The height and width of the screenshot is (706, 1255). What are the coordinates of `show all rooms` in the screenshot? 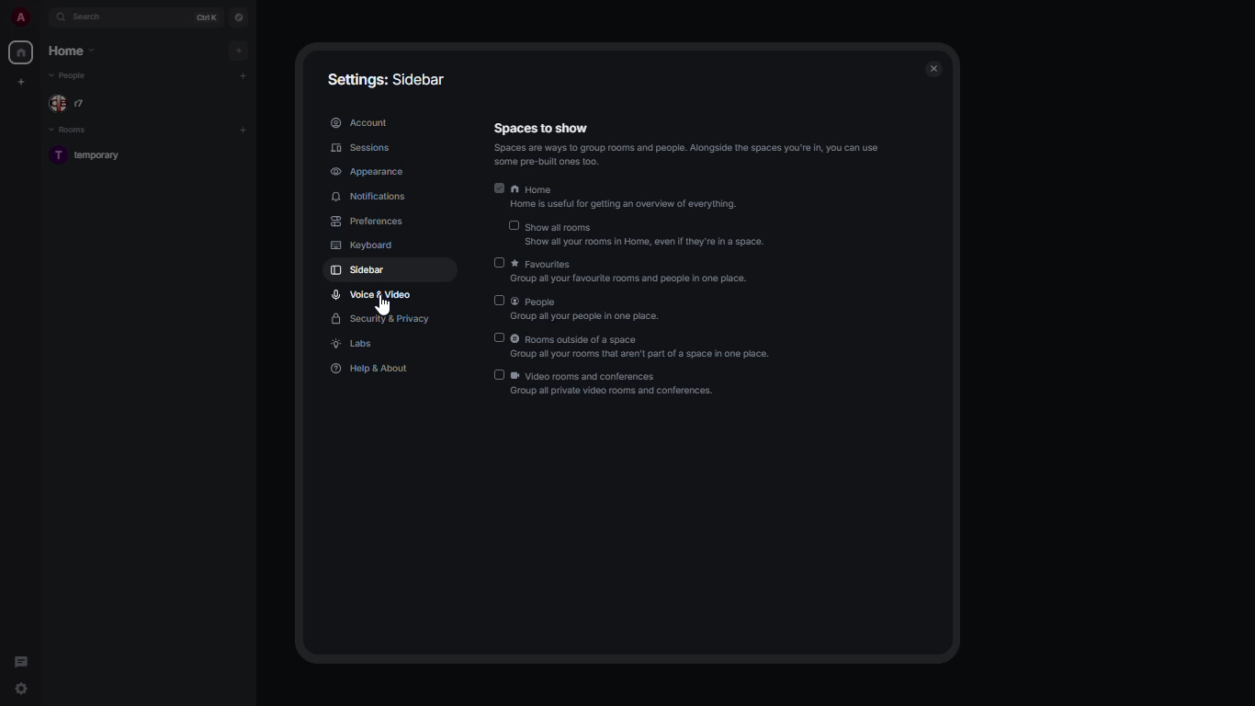 It's located at (645, 234).